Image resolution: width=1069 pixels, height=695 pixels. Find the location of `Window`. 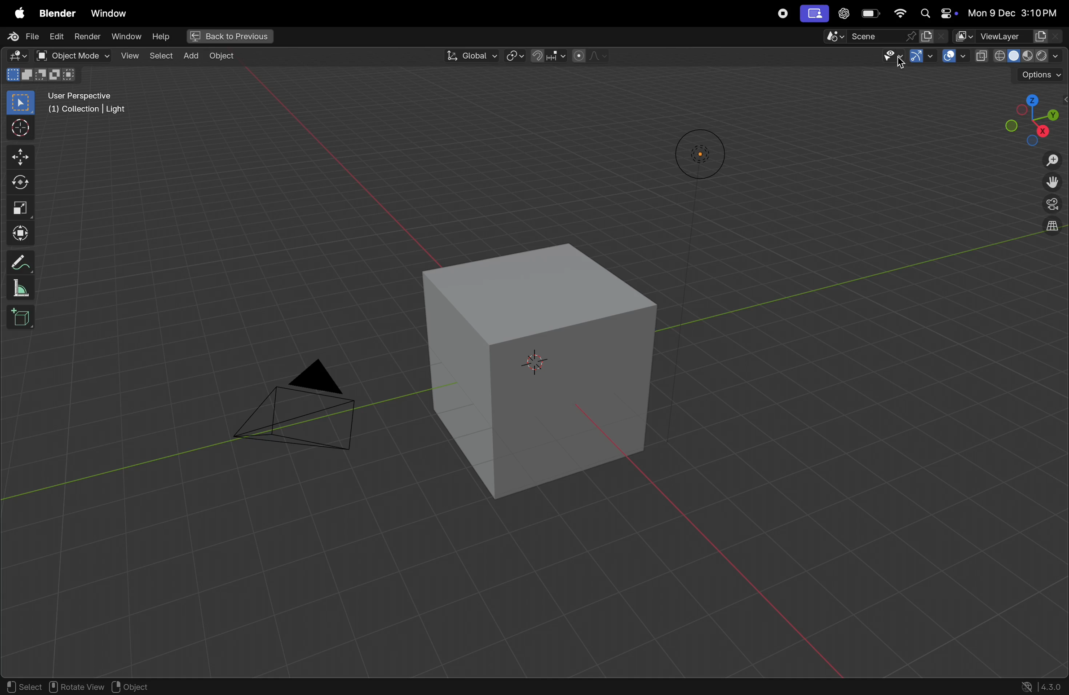

Window is located at coordinates (112, 14).